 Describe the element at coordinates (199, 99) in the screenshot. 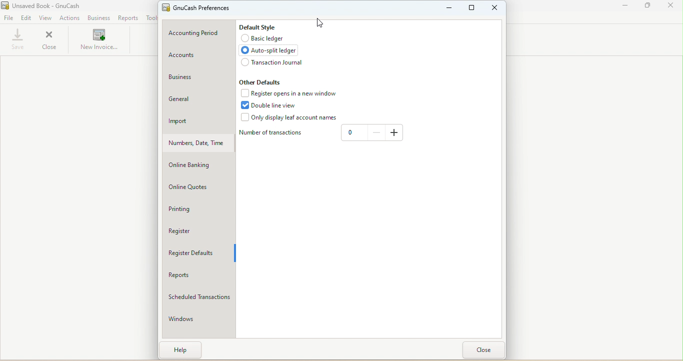

I see `General` at that location.